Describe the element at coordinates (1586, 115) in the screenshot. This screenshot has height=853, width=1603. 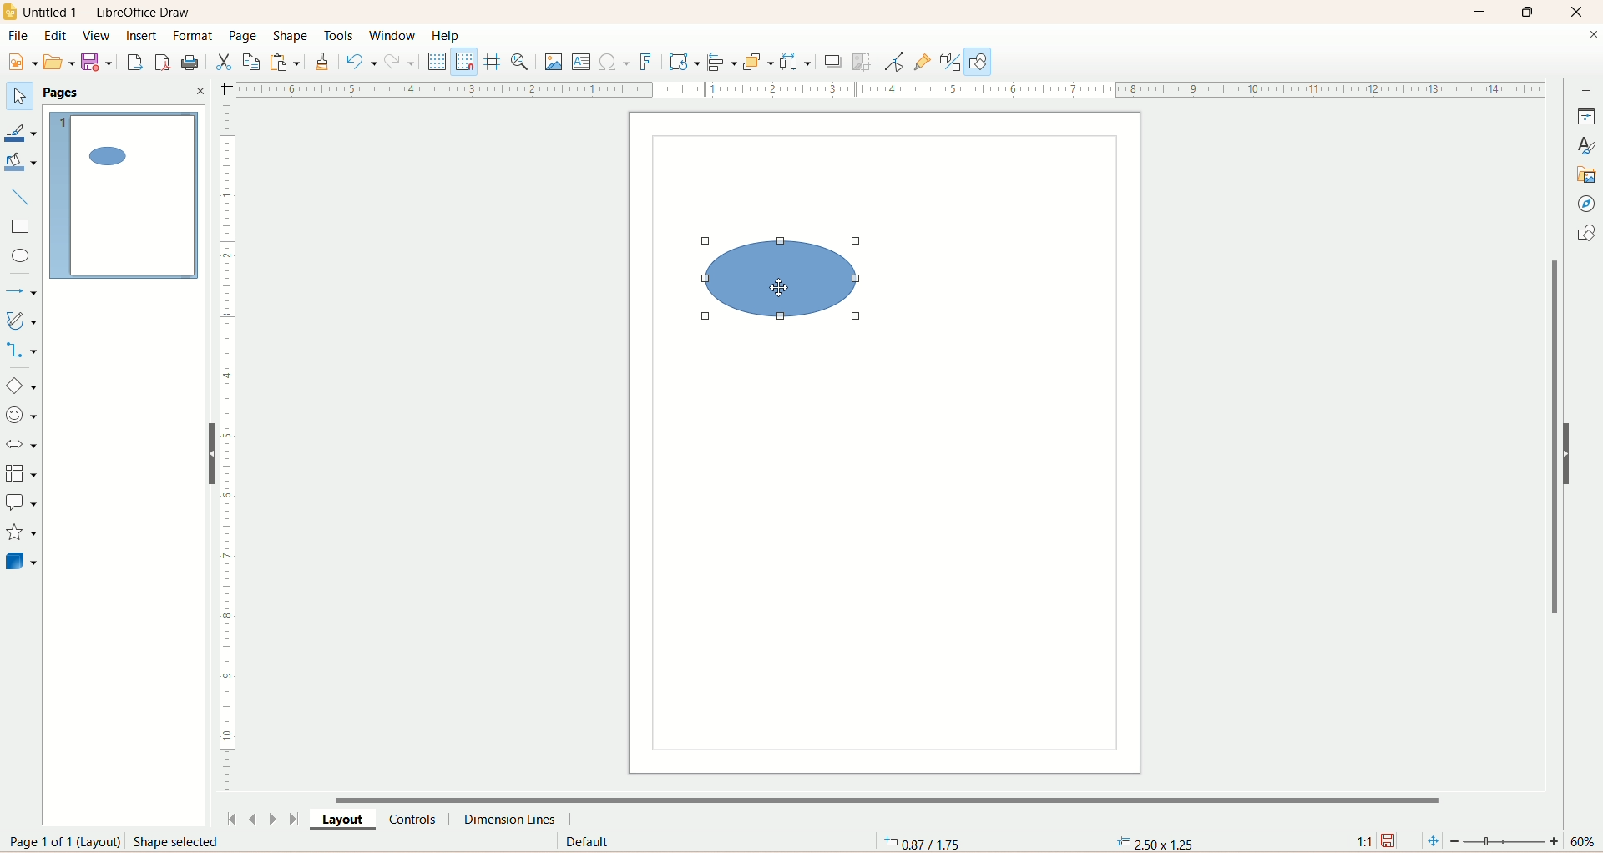
I see `properties` at that location.